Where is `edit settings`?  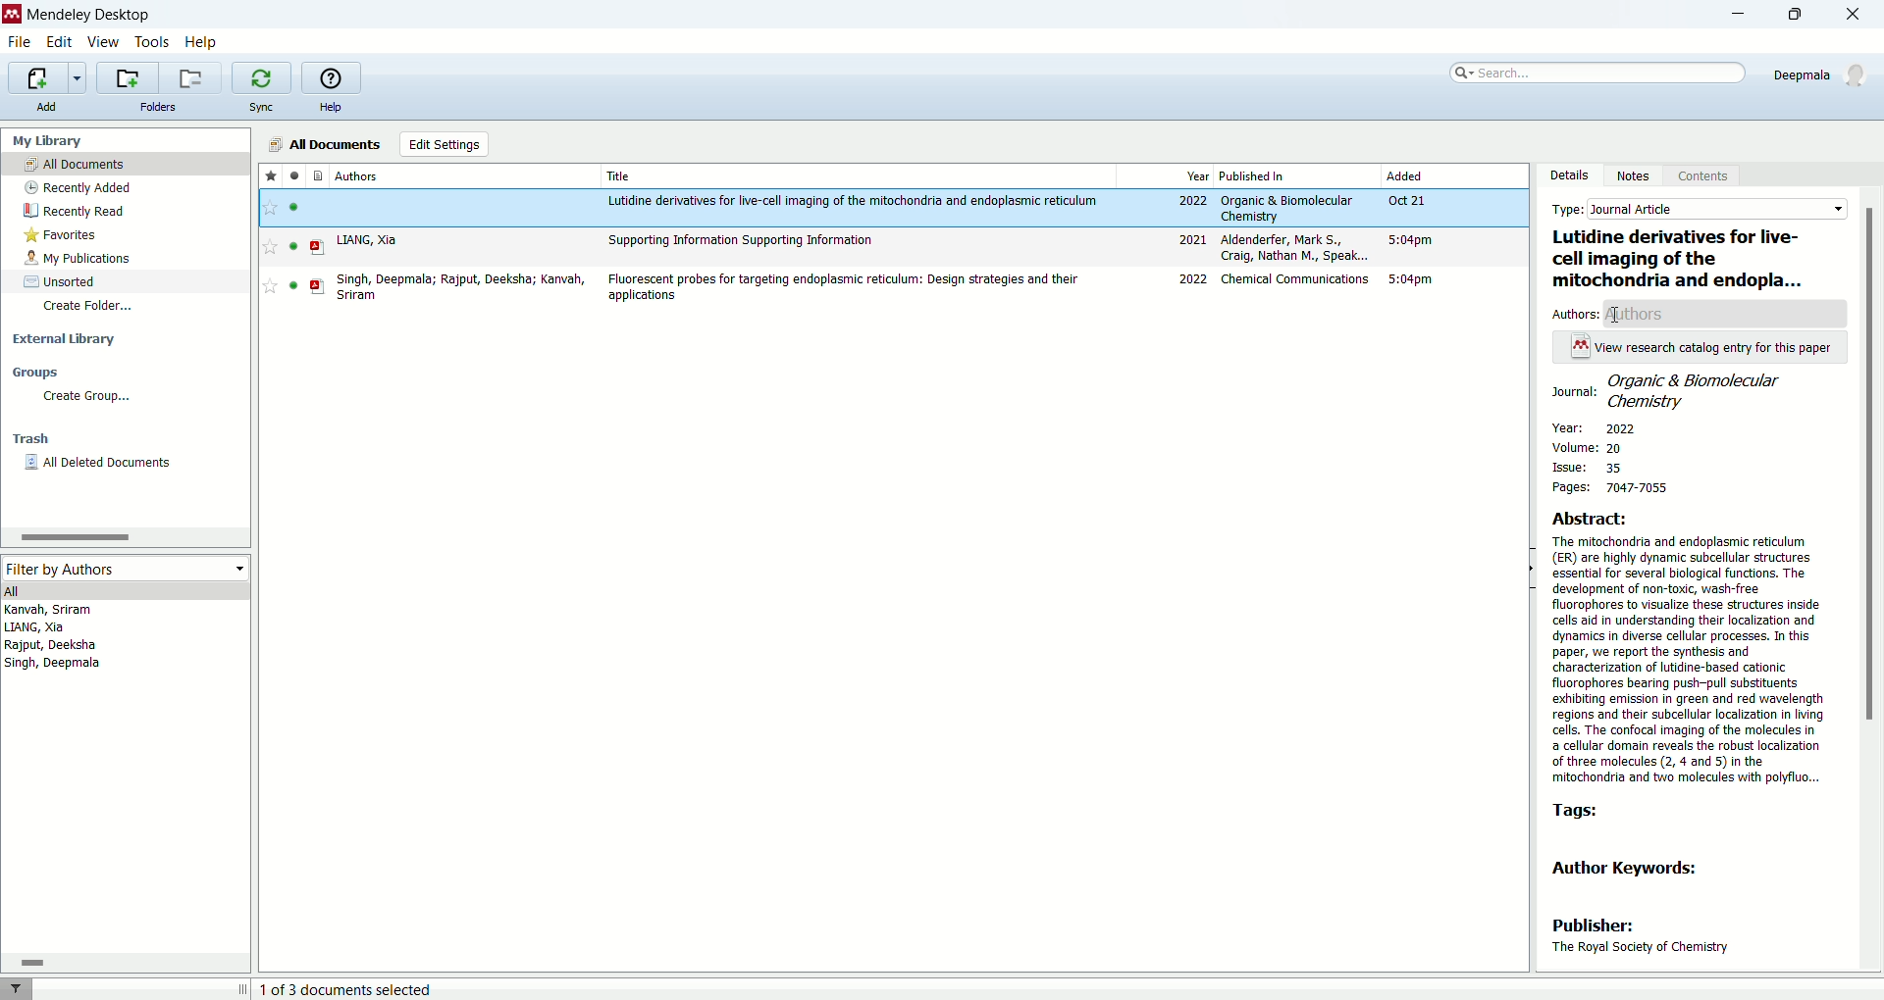 edit settings is located at coordinates (445, 145).